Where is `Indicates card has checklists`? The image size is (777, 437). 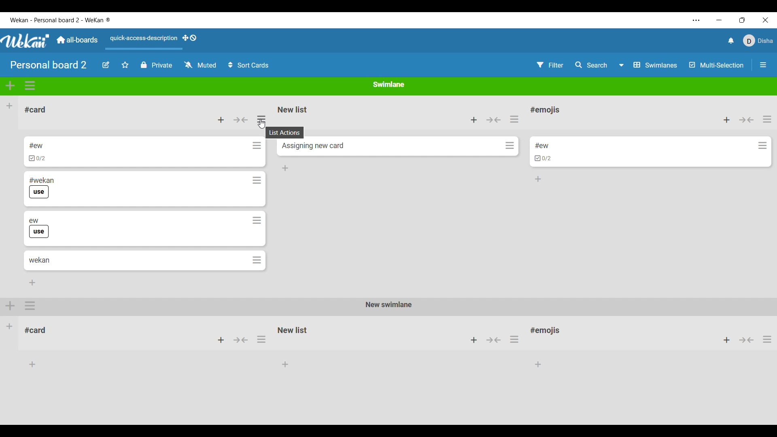 Indicates card has checklists is located at coordinates (544, 158).